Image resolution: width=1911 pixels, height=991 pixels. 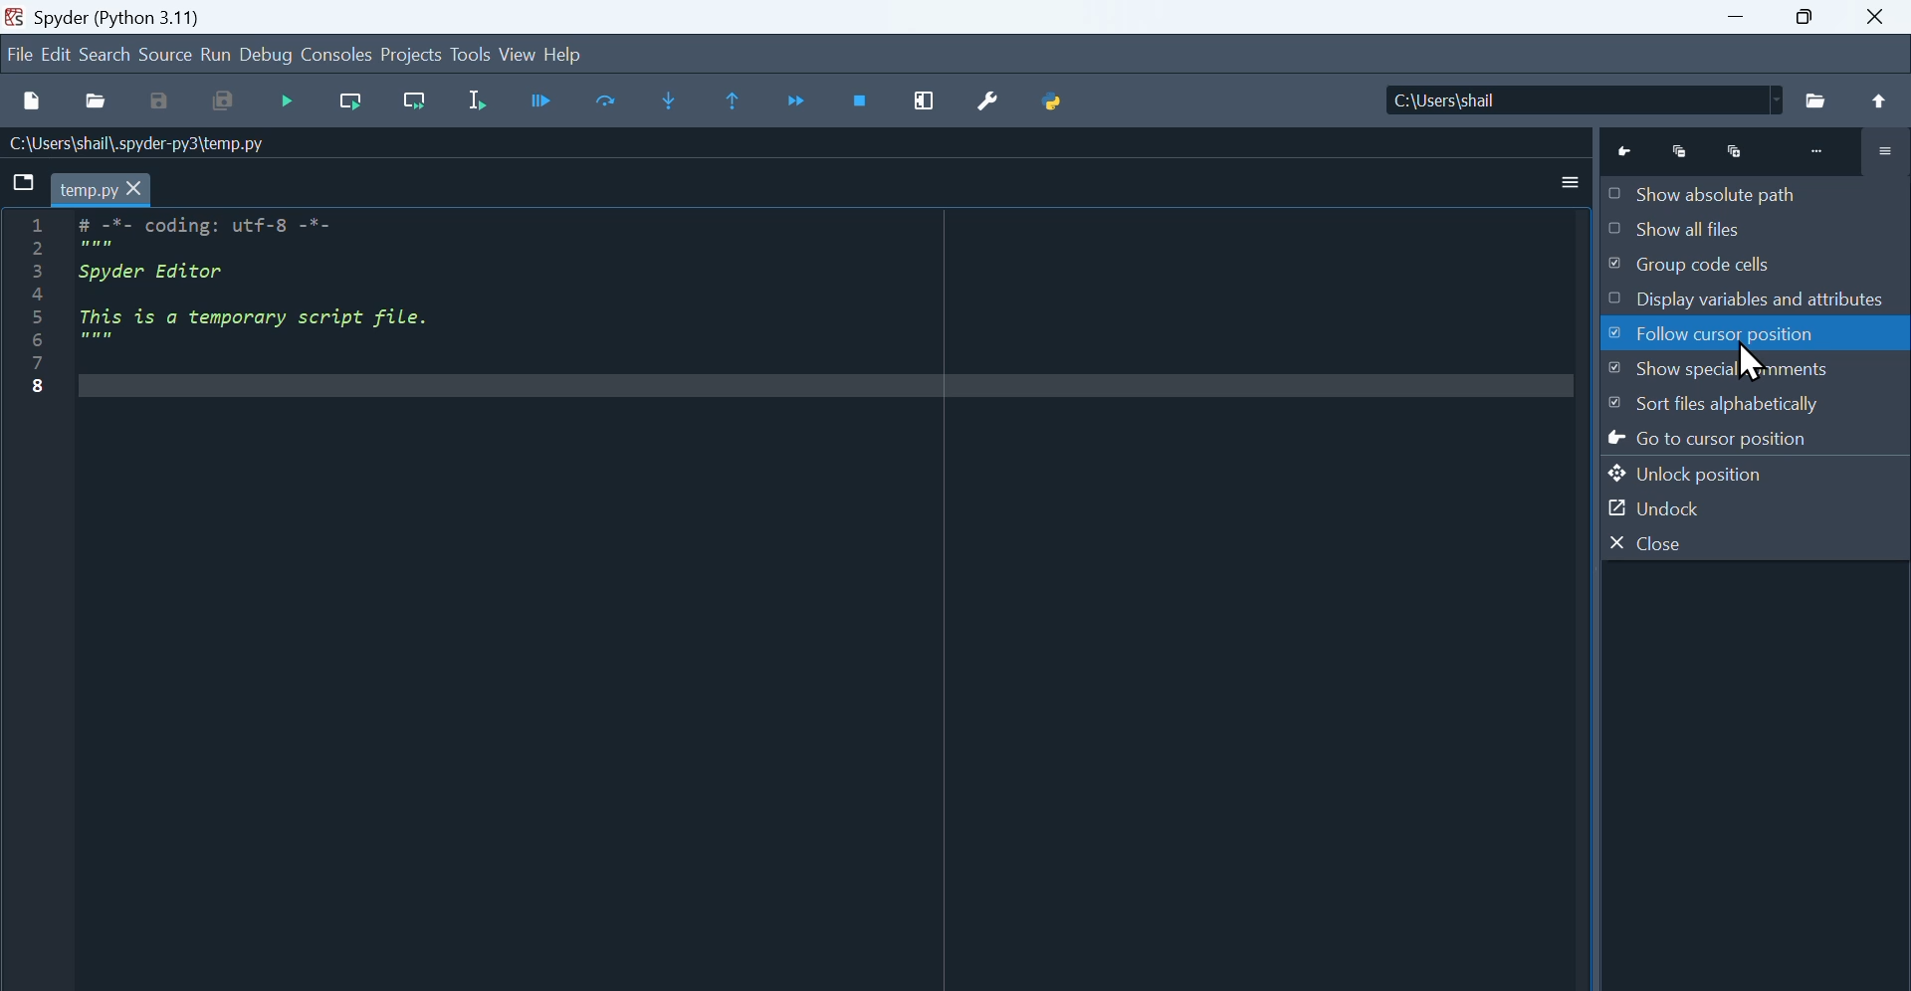 I want to click on Unlock position, so click(x=1725, y=473).